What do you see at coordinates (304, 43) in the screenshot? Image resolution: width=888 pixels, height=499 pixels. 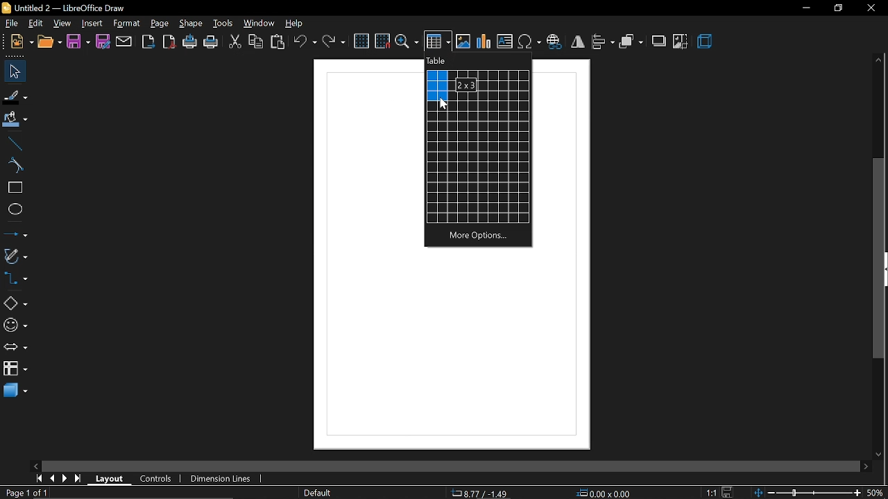 I see `undo` at bounding box center [304, 43].